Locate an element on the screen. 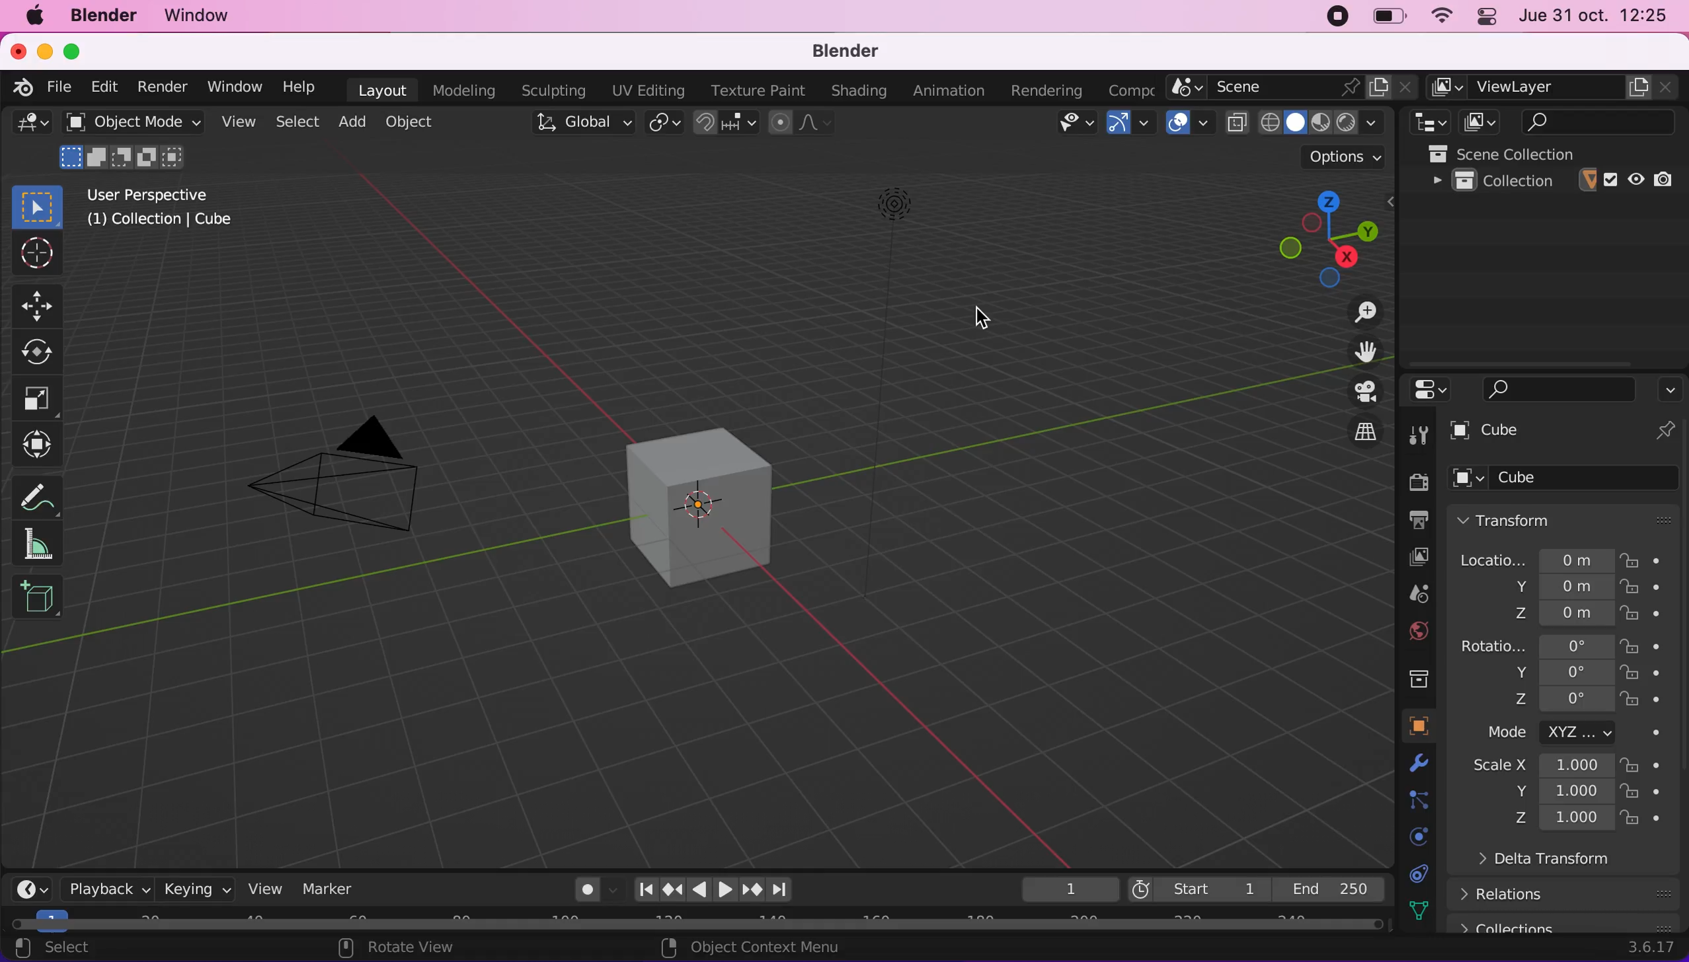 This screenshot has width=1689, height=962. location 0m is located at coordinates (1535, 559).